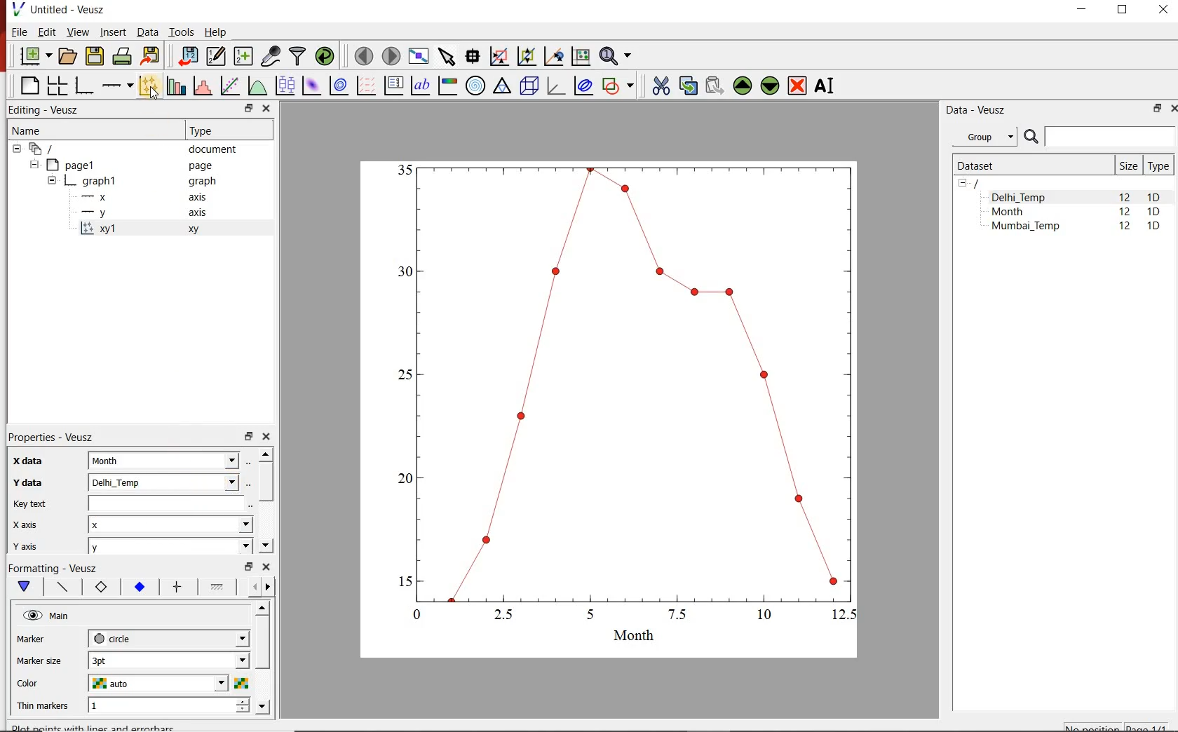  I want to click on 1, so click(169, 707).